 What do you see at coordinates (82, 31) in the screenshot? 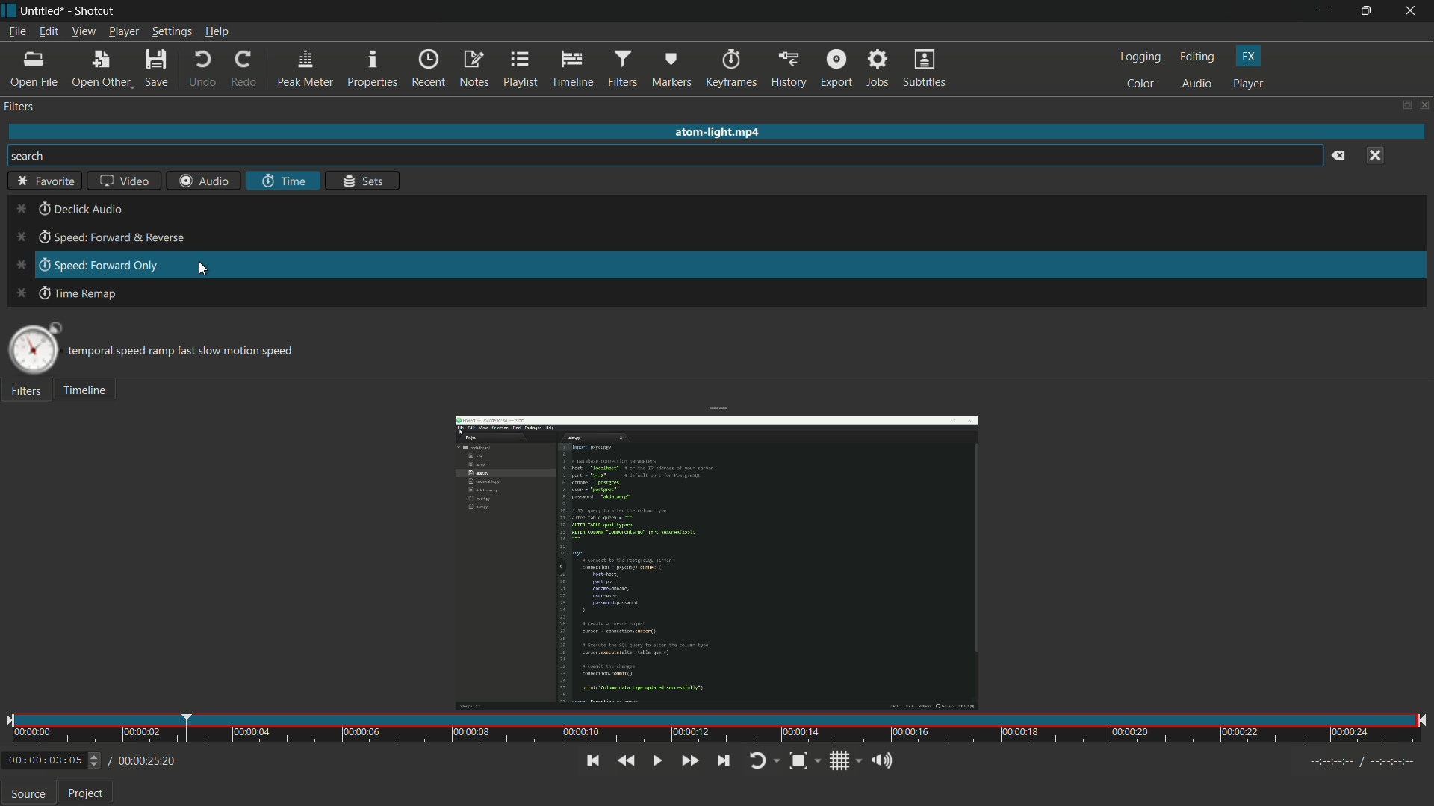
I see `view menu` at bounding box center [82, 31].